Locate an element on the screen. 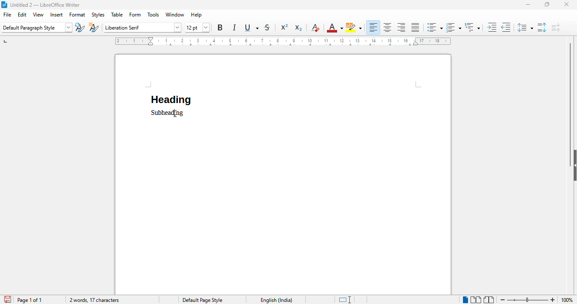 The image size is (577, 304). align center is located at coordinates (388, 27).